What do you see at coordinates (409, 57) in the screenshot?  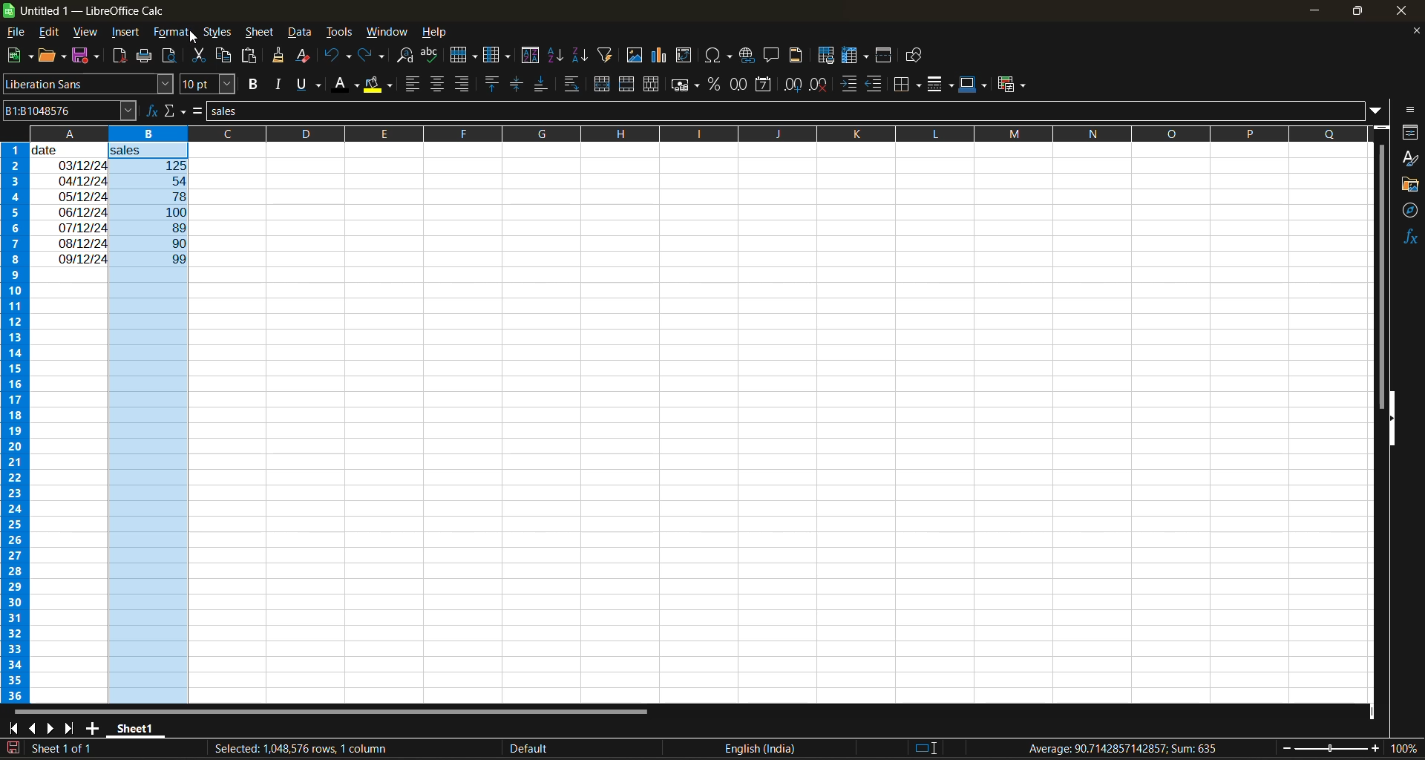 I see `find and replace` at bounding box center [409, 57].